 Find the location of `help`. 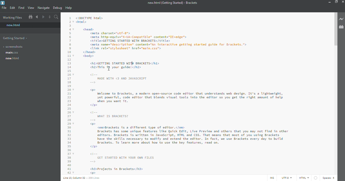

help is located at coordinates (68, 8).